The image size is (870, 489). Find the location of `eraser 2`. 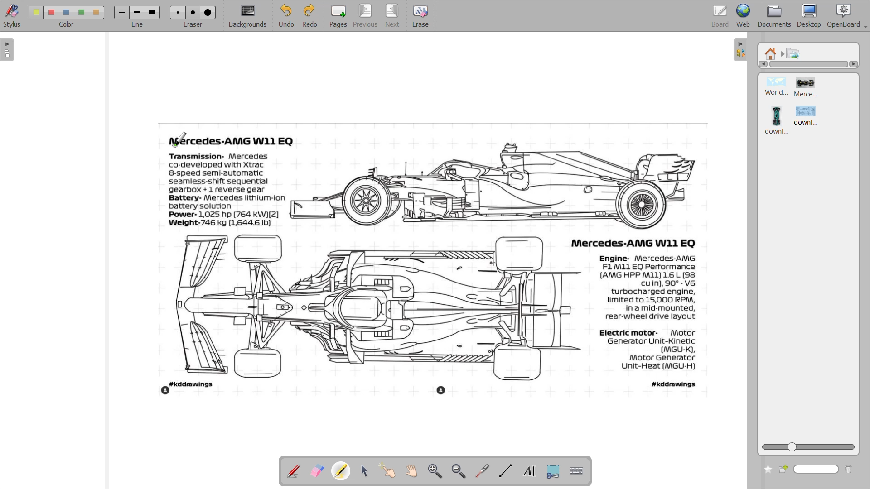

eraser 2 is located at coordinates (193, 12).